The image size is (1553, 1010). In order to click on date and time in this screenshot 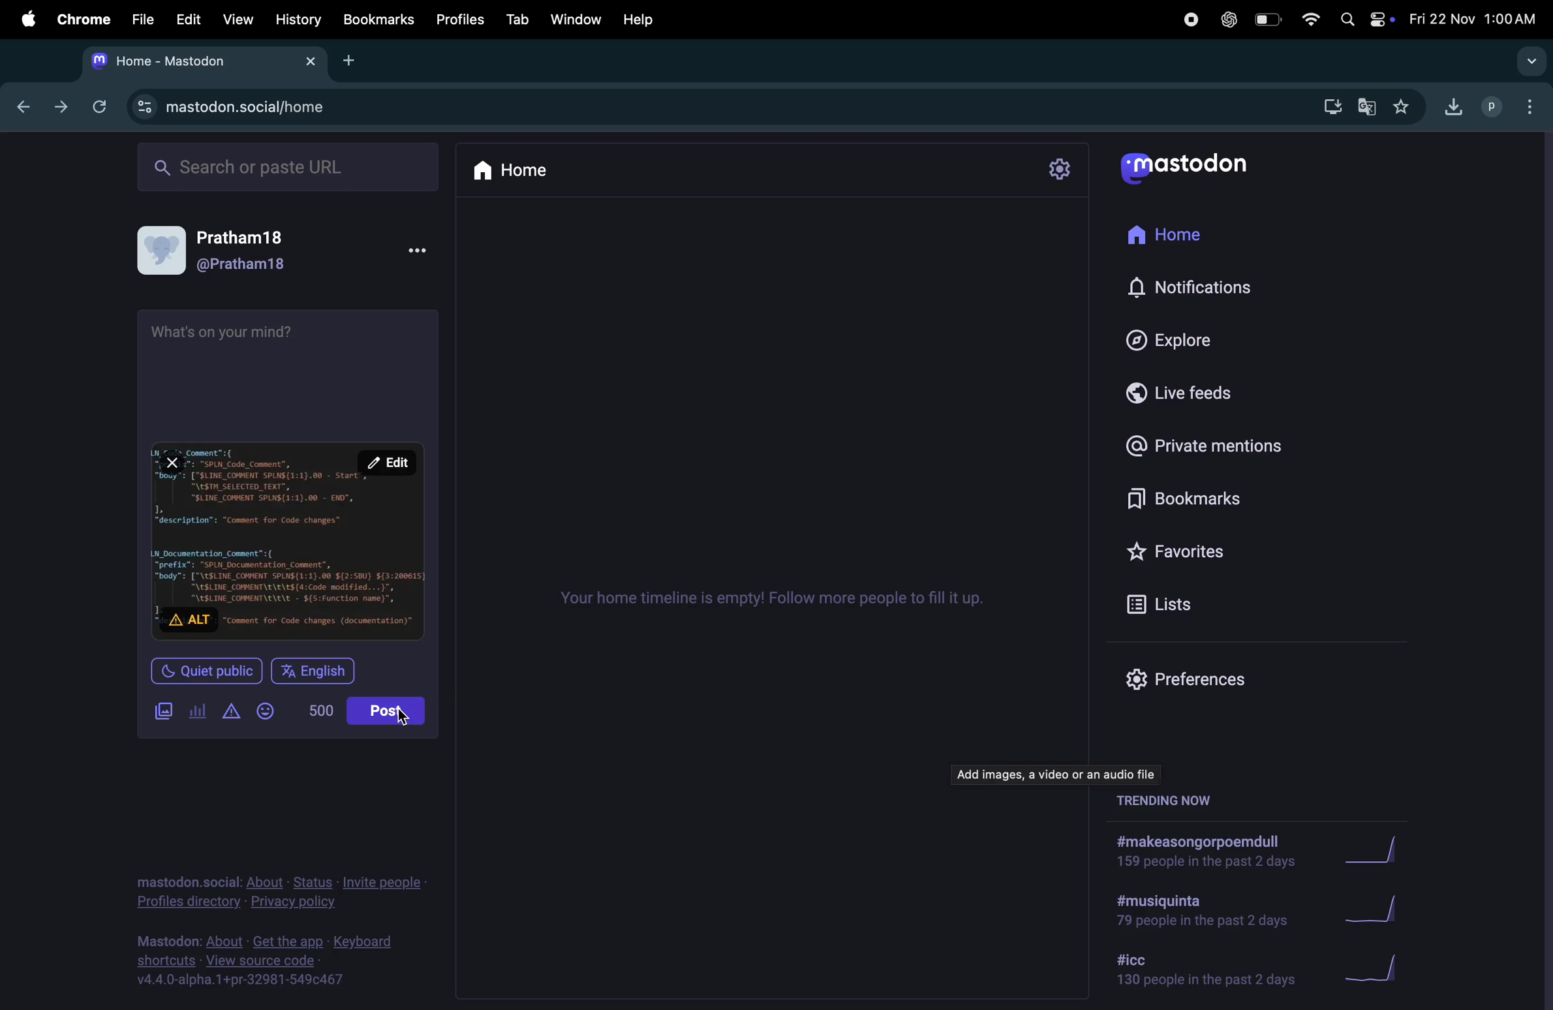, I will do `click(1476, 16)`.